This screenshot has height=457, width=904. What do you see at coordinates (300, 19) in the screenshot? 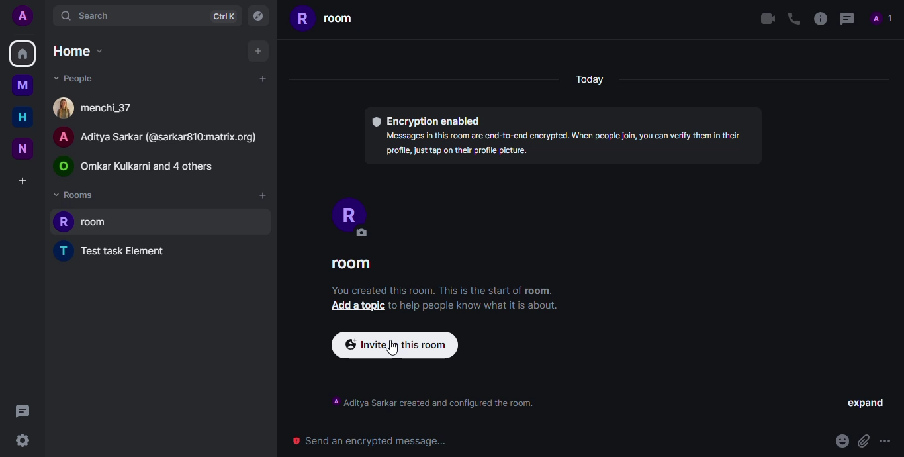
I see `R` at bounding box center [300, 19].